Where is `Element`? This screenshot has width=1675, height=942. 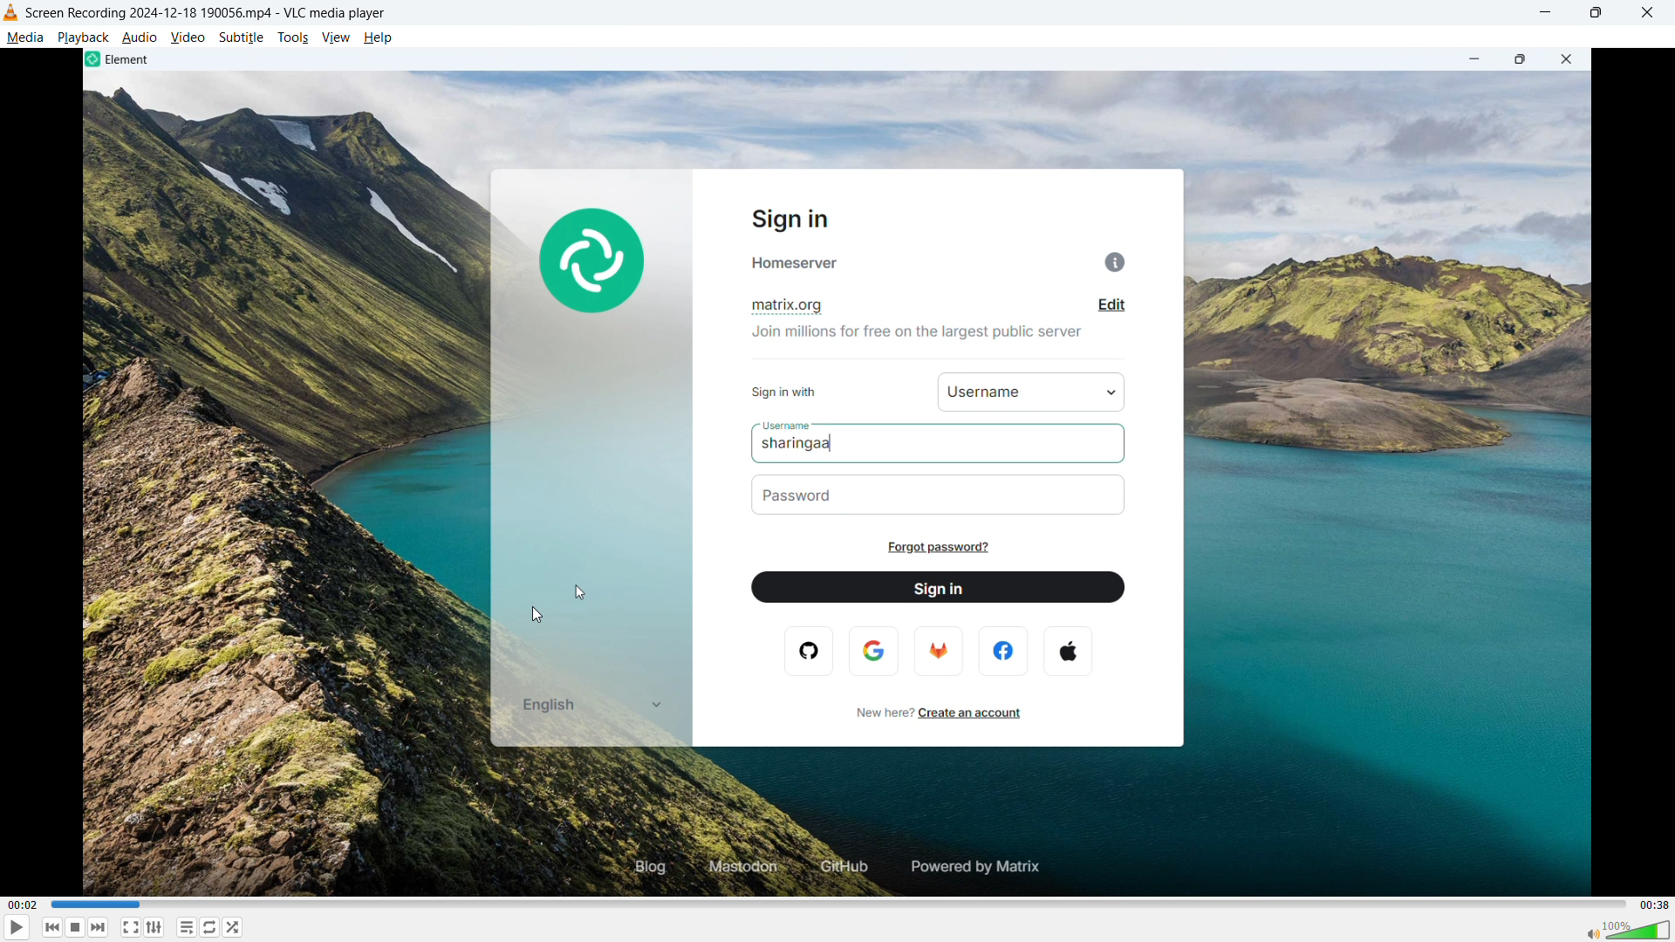
Element is located at coordinates (121, 60).